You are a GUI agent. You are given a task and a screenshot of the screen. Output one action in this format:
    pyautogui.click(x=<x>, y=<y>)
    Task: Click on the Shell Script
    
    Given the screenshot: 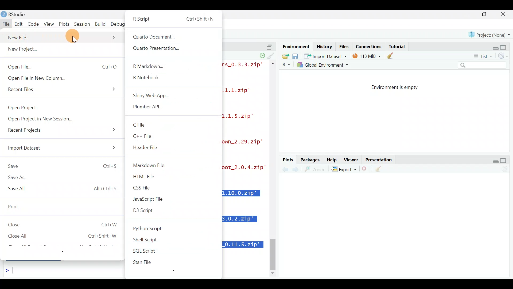 What is the action you would take?
    pyautogui.click(x=145, y=240)
    